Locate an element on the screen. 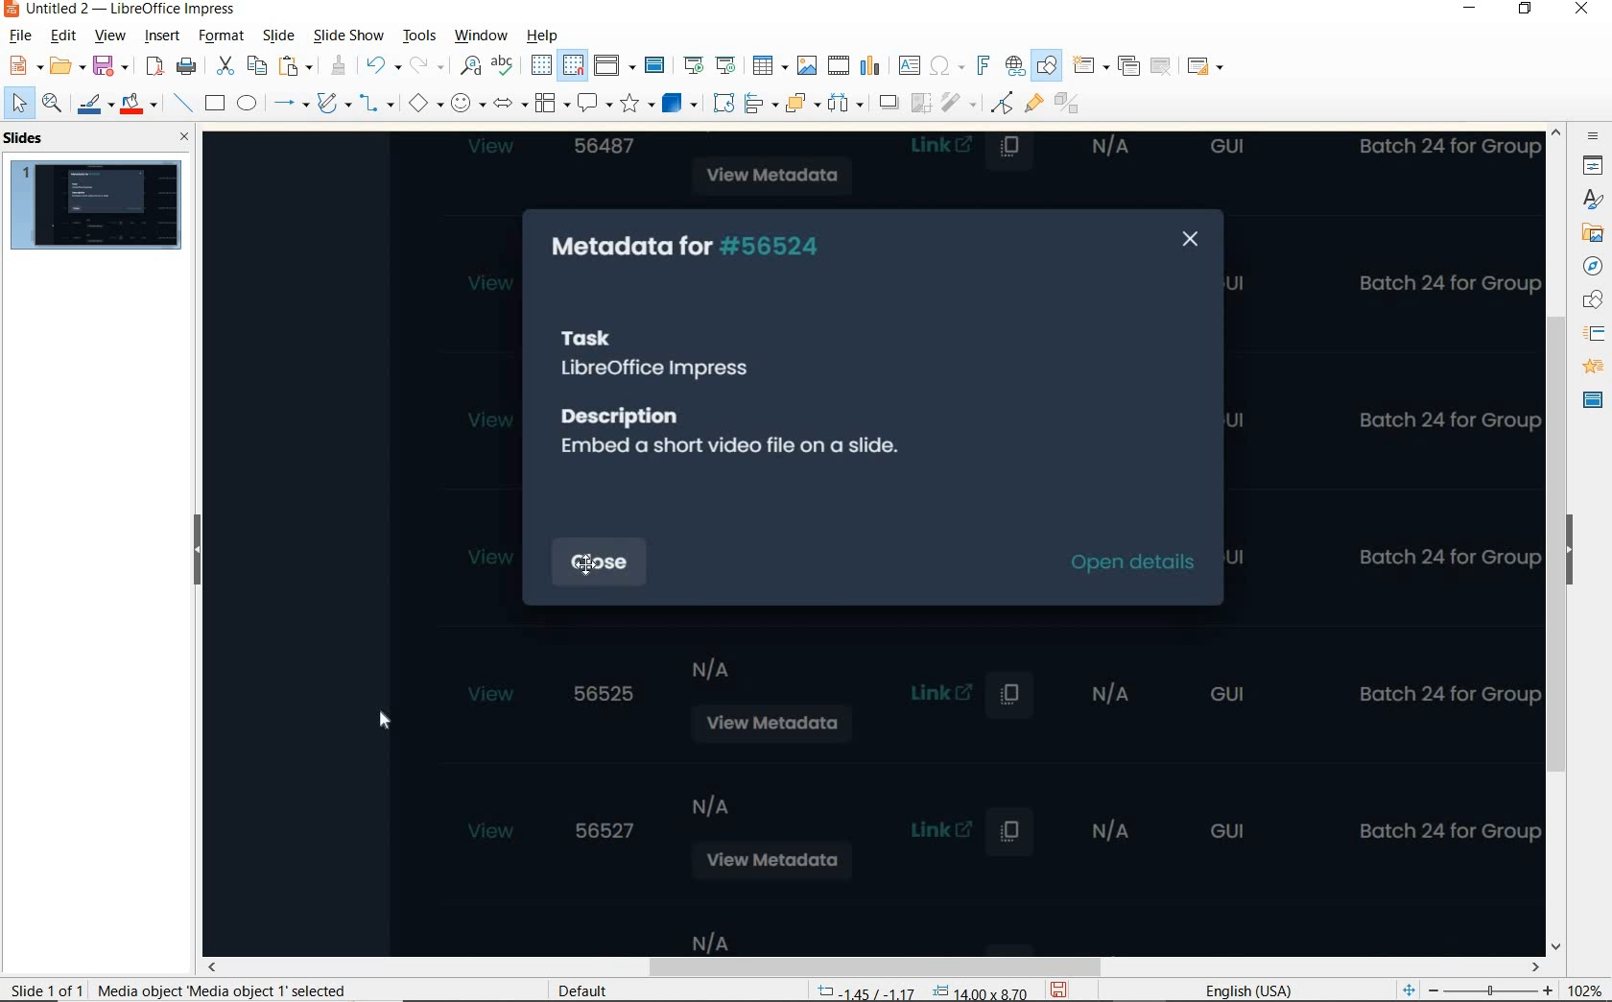  SELECT is located at coordinates (16, 102).